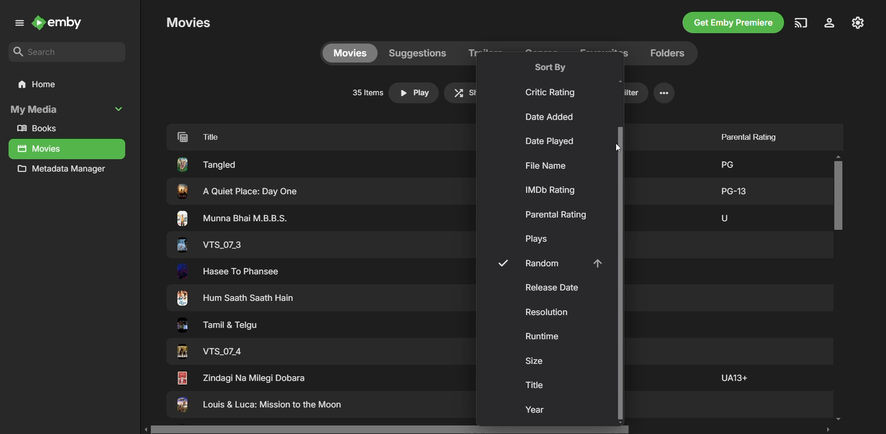  Describe the element at coordinates (551, 118) in the screenshot. I see `Date Added` at that location.